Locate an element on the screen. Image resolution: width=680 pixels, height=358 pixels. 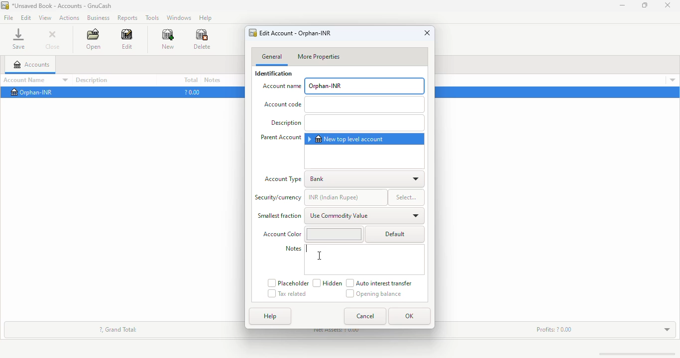
auto interest transfer is located at coordinates (379, 283).